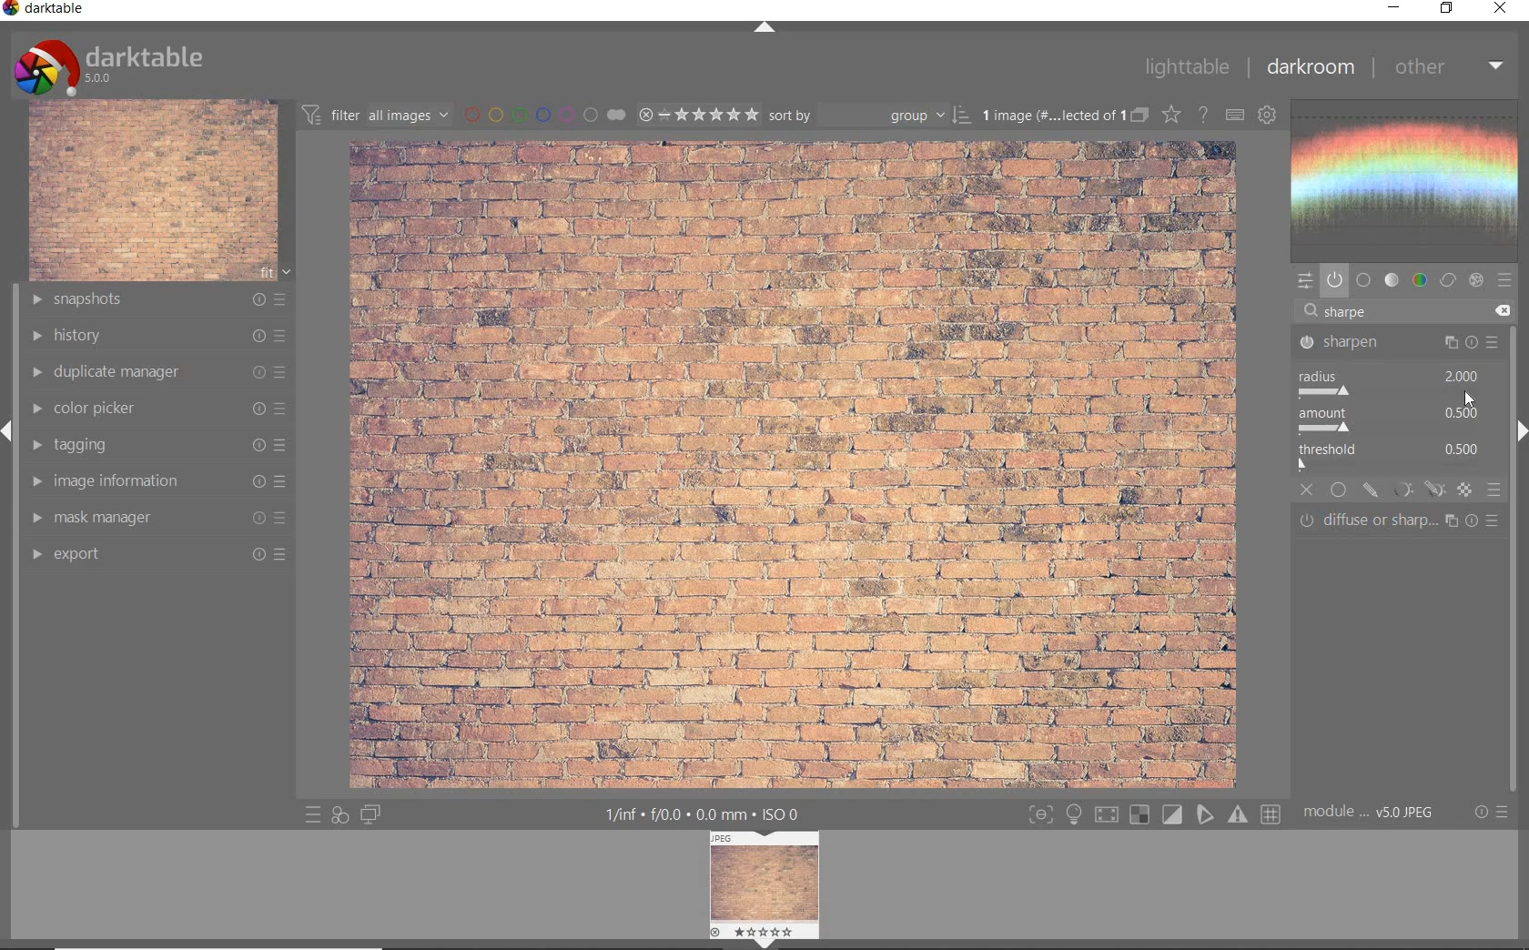 Image resolution: width=1529 pixels, height=950 pixels. Describe the element at coordinates (1415, 490) in the screenshot. I see `MASKING OPTIONS` at that location.